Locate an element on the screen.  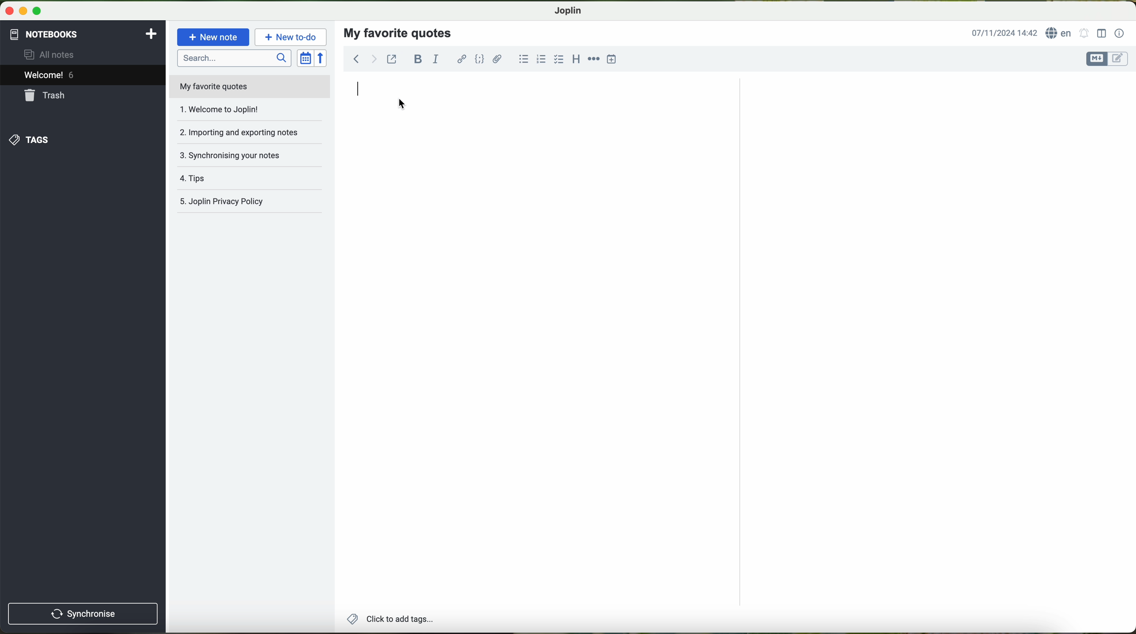
toggle external editing is located at coordinates (392, 60).